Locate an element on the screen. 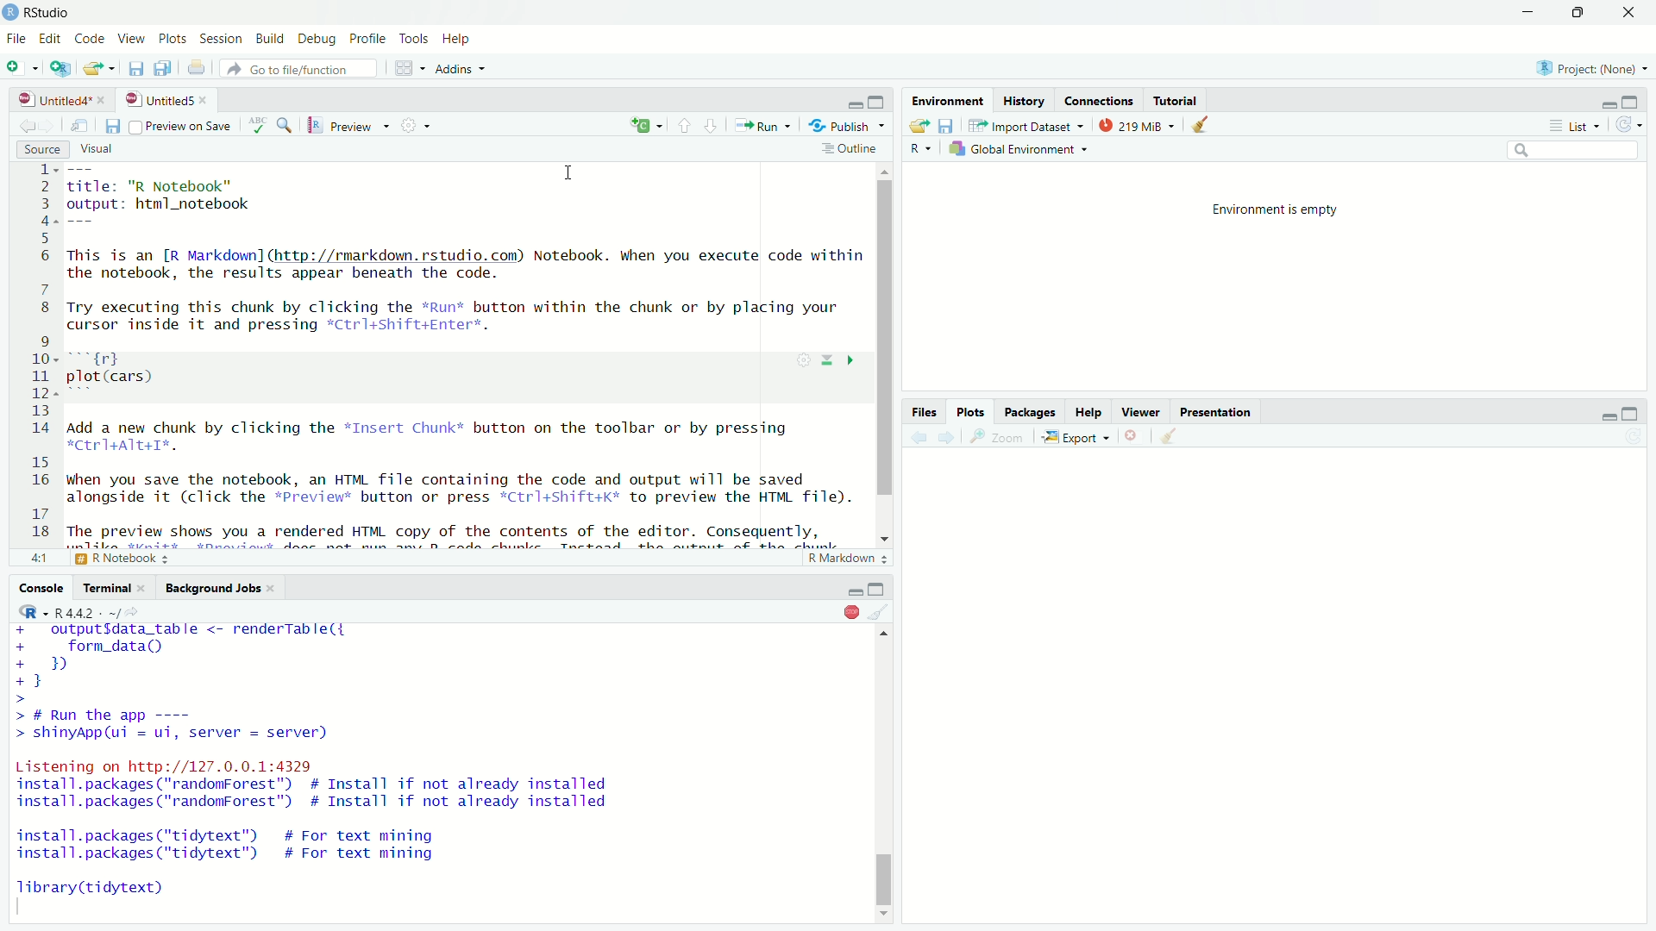 The width and height of the screenshot is (1656, 931). select project is located at coordinates (1592, 67).